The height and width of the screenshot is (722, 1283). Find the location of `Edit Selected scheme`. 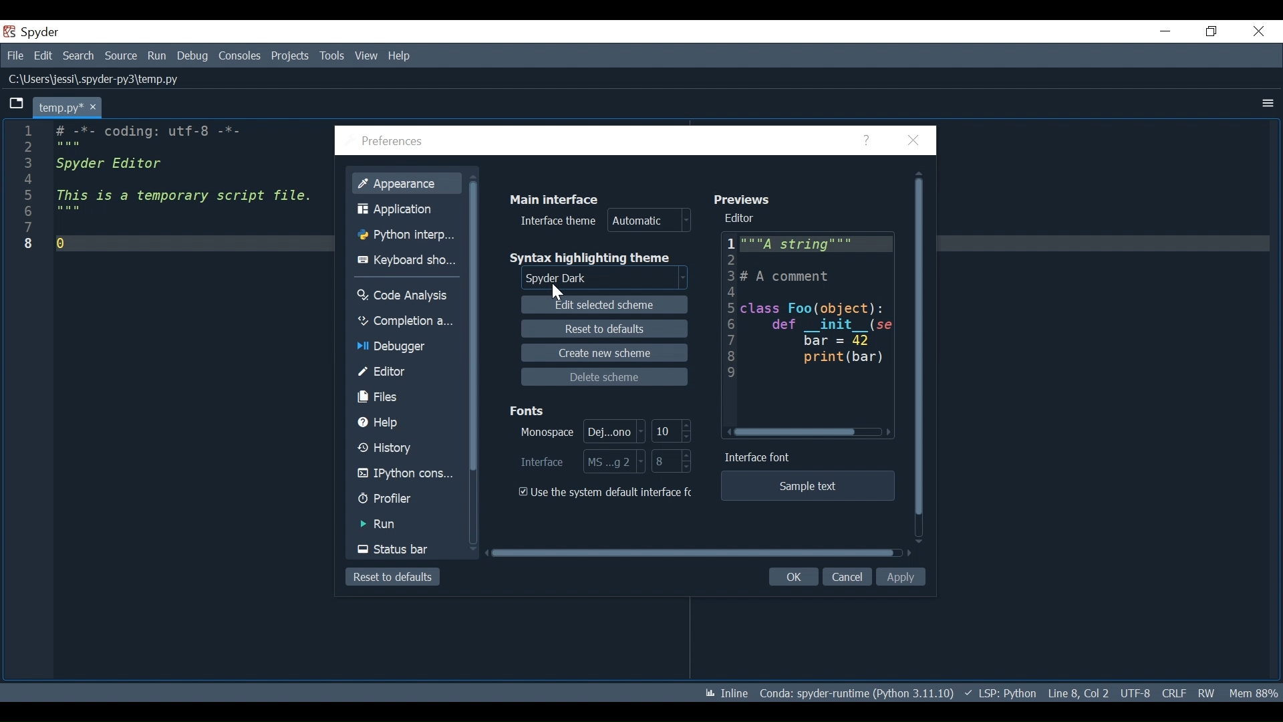

Edit Selected scheme is located at coordinates (605, 306).